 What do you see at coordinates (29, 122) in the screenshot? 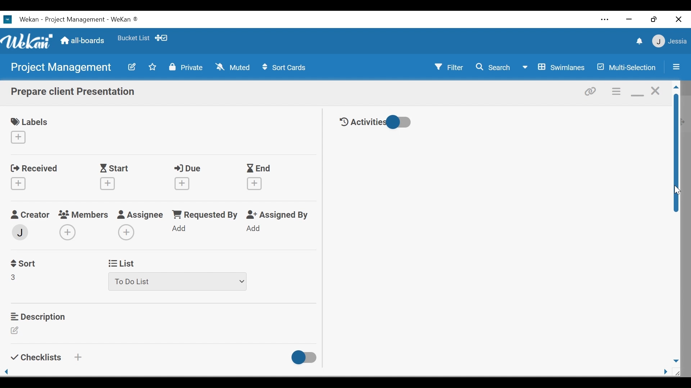
I see `Labels` at bounding box center [29, 122].